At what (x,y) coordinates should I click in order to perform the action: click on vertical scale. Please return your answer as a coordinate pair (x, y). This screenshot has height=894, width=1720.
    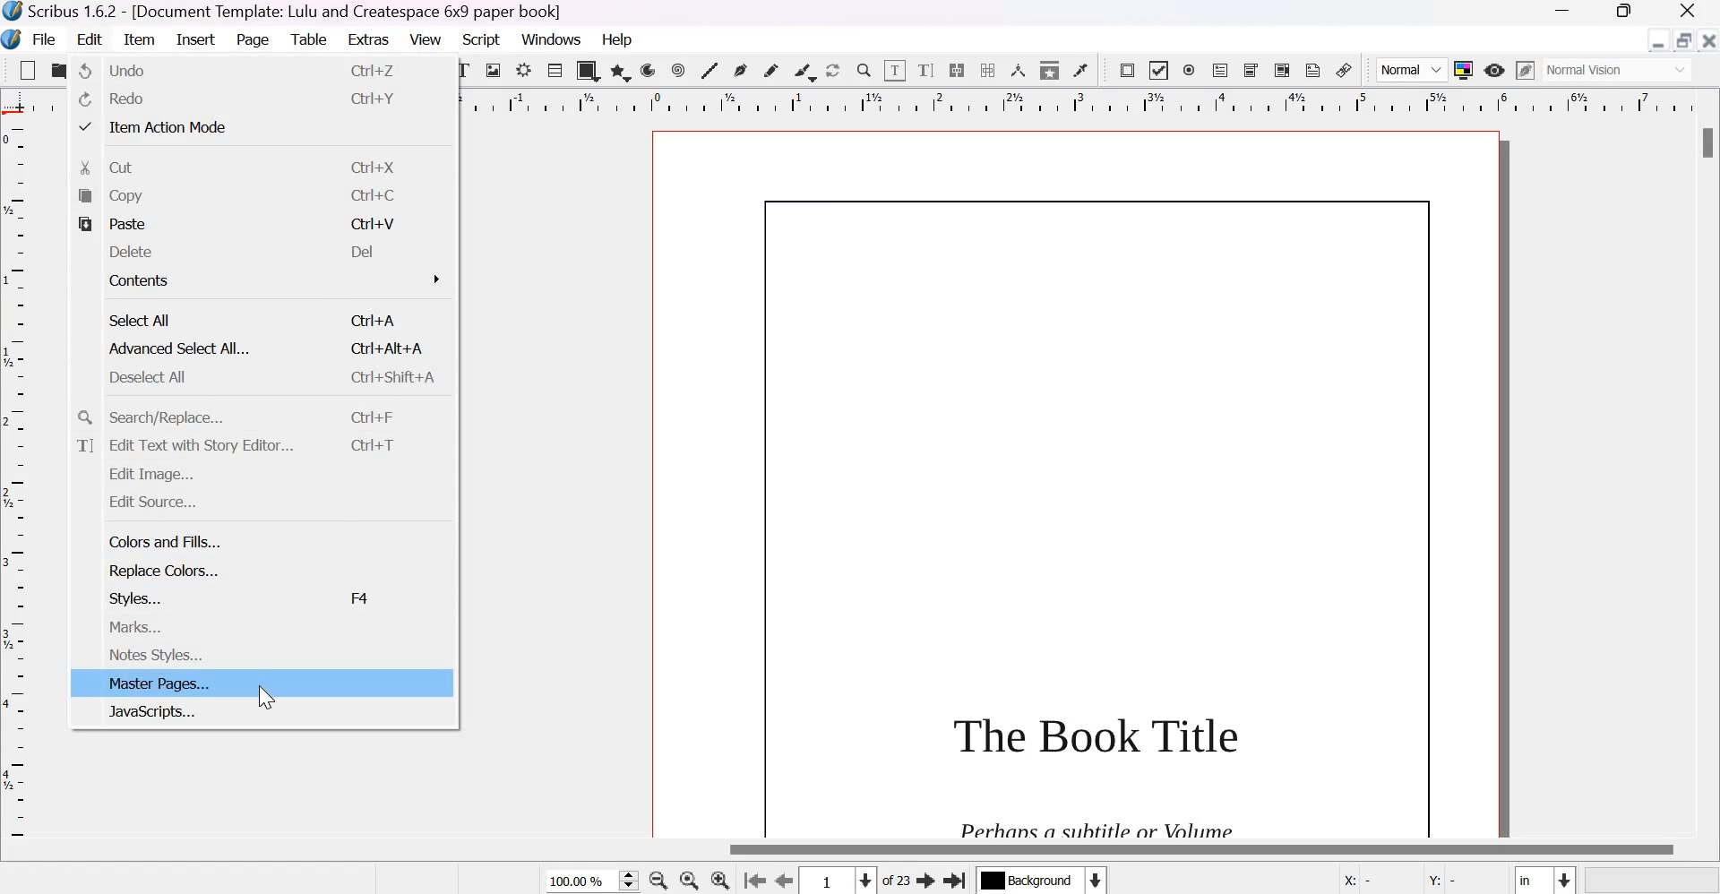
    Looking at the image, I should click on (18, 476).